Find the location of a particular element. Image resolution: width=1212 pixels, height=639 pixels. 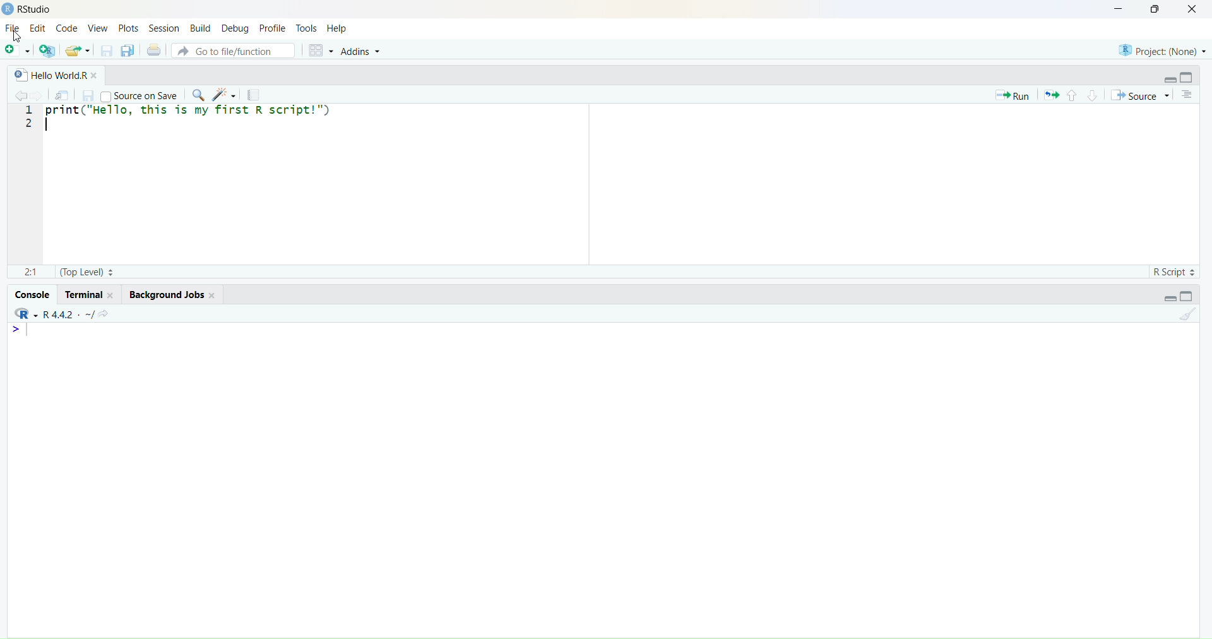

Run the current line or selection (Ctrl + Enter) is located at coordinates (1011, 95).